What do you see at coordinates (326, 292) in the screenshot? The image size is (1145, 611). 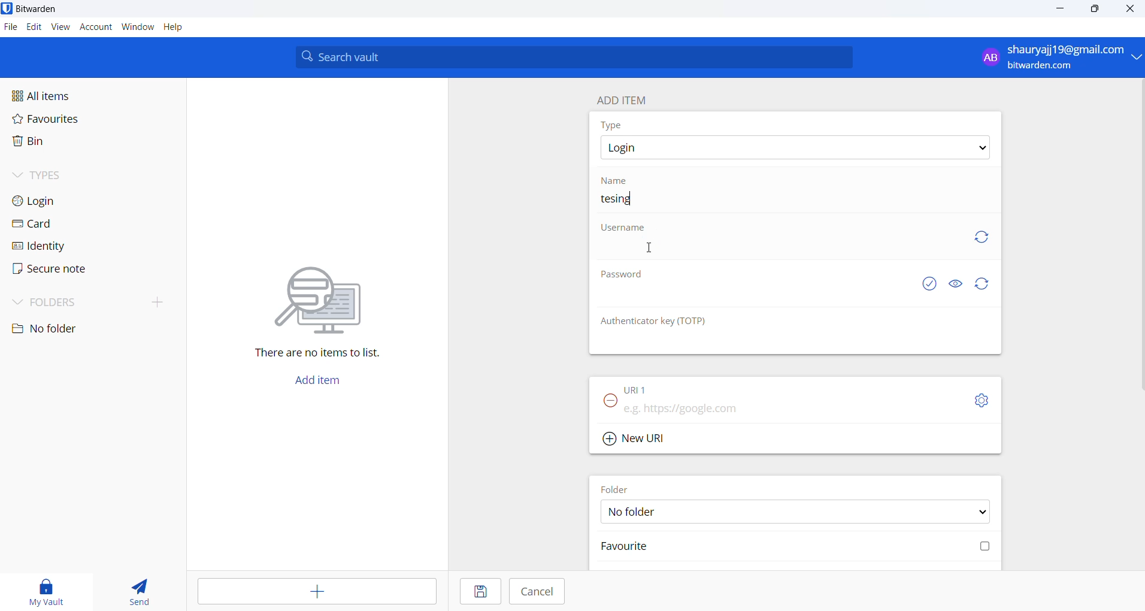 I see `vector image representing searching for file` at bounding box center [326, 292].